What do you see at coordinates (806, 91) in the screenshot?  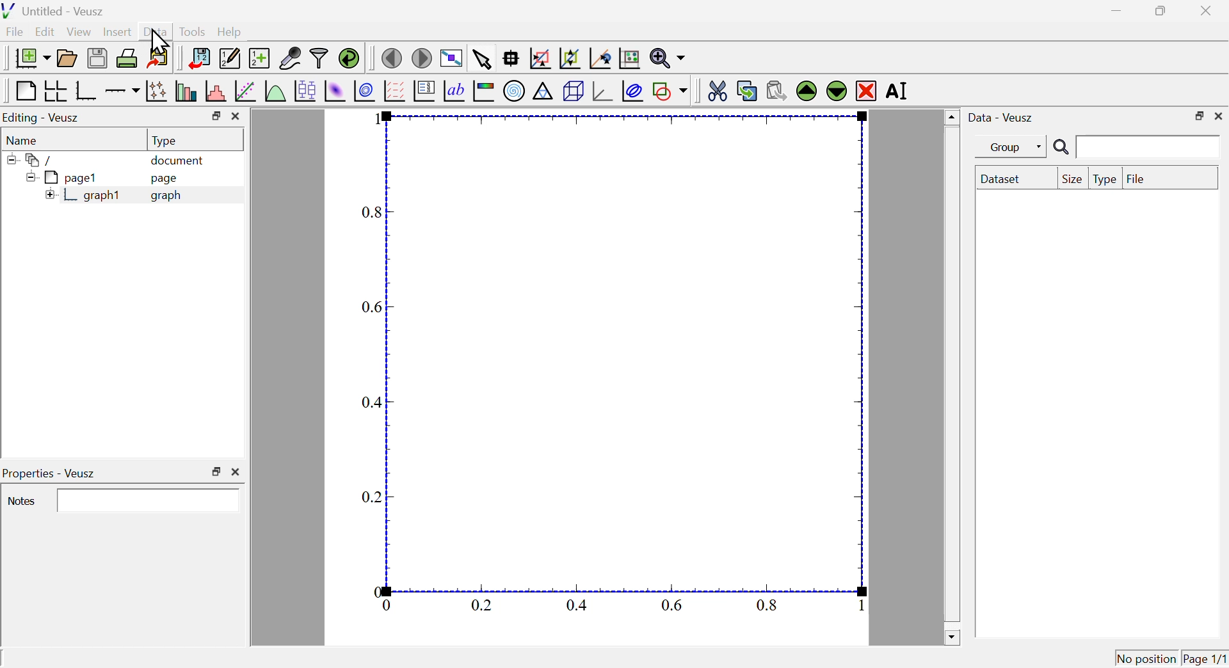 I see `move the selected widget up` at bounding box center [806, 91].